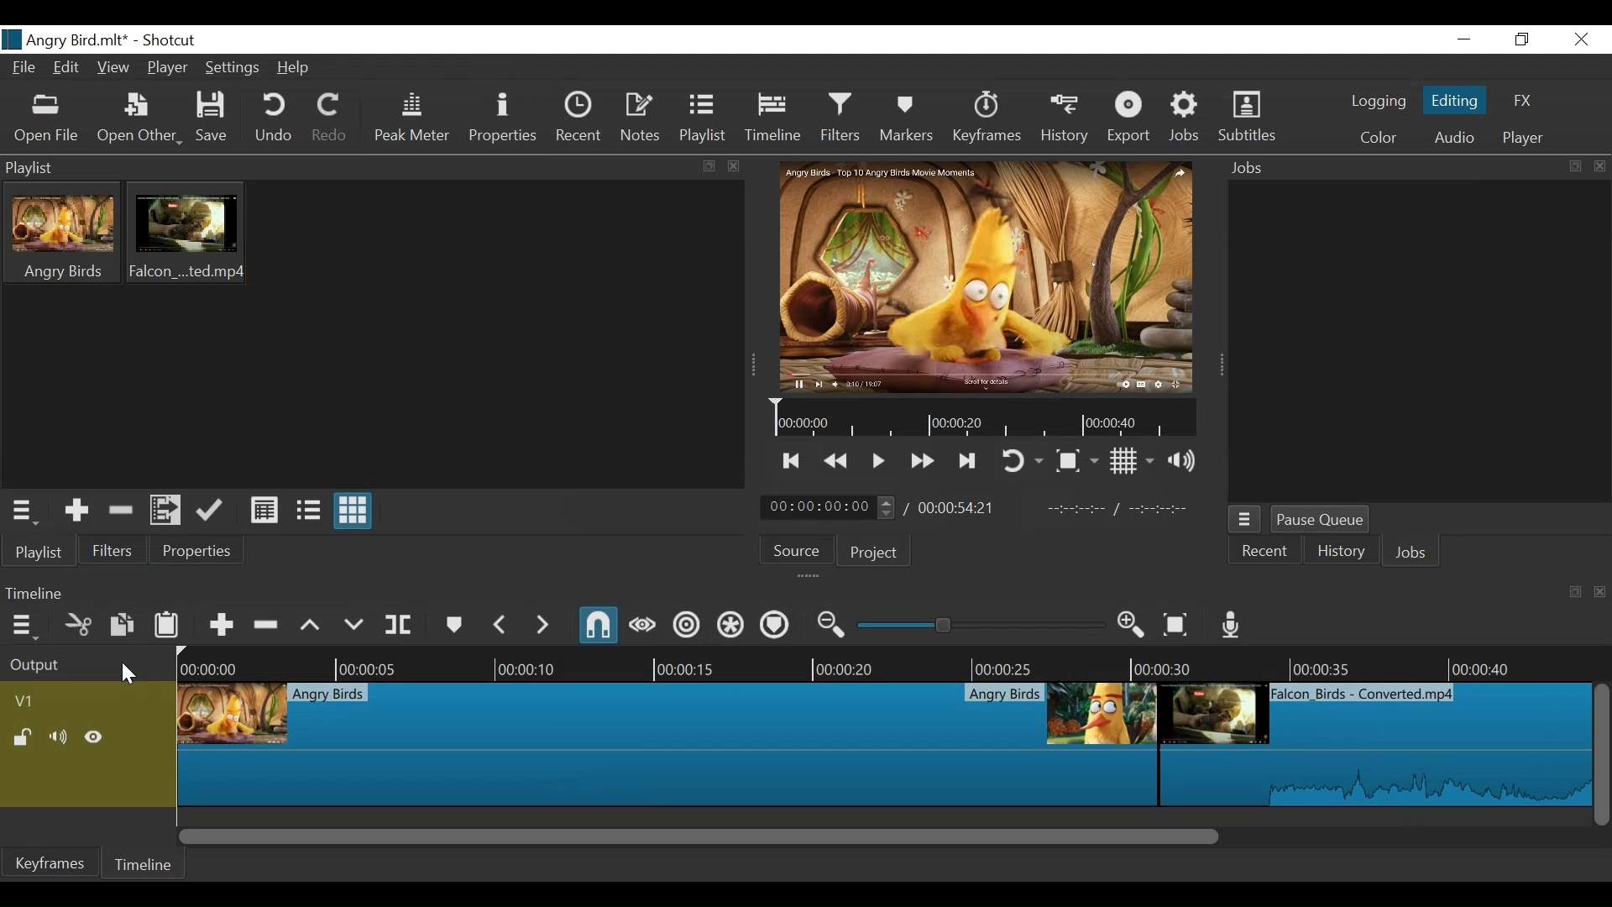 The height and width of the screenshot is (907, 1612). Describe the element at coordinates (830, 625) in the screenshot. I see `Zoom timeline out` at that location.